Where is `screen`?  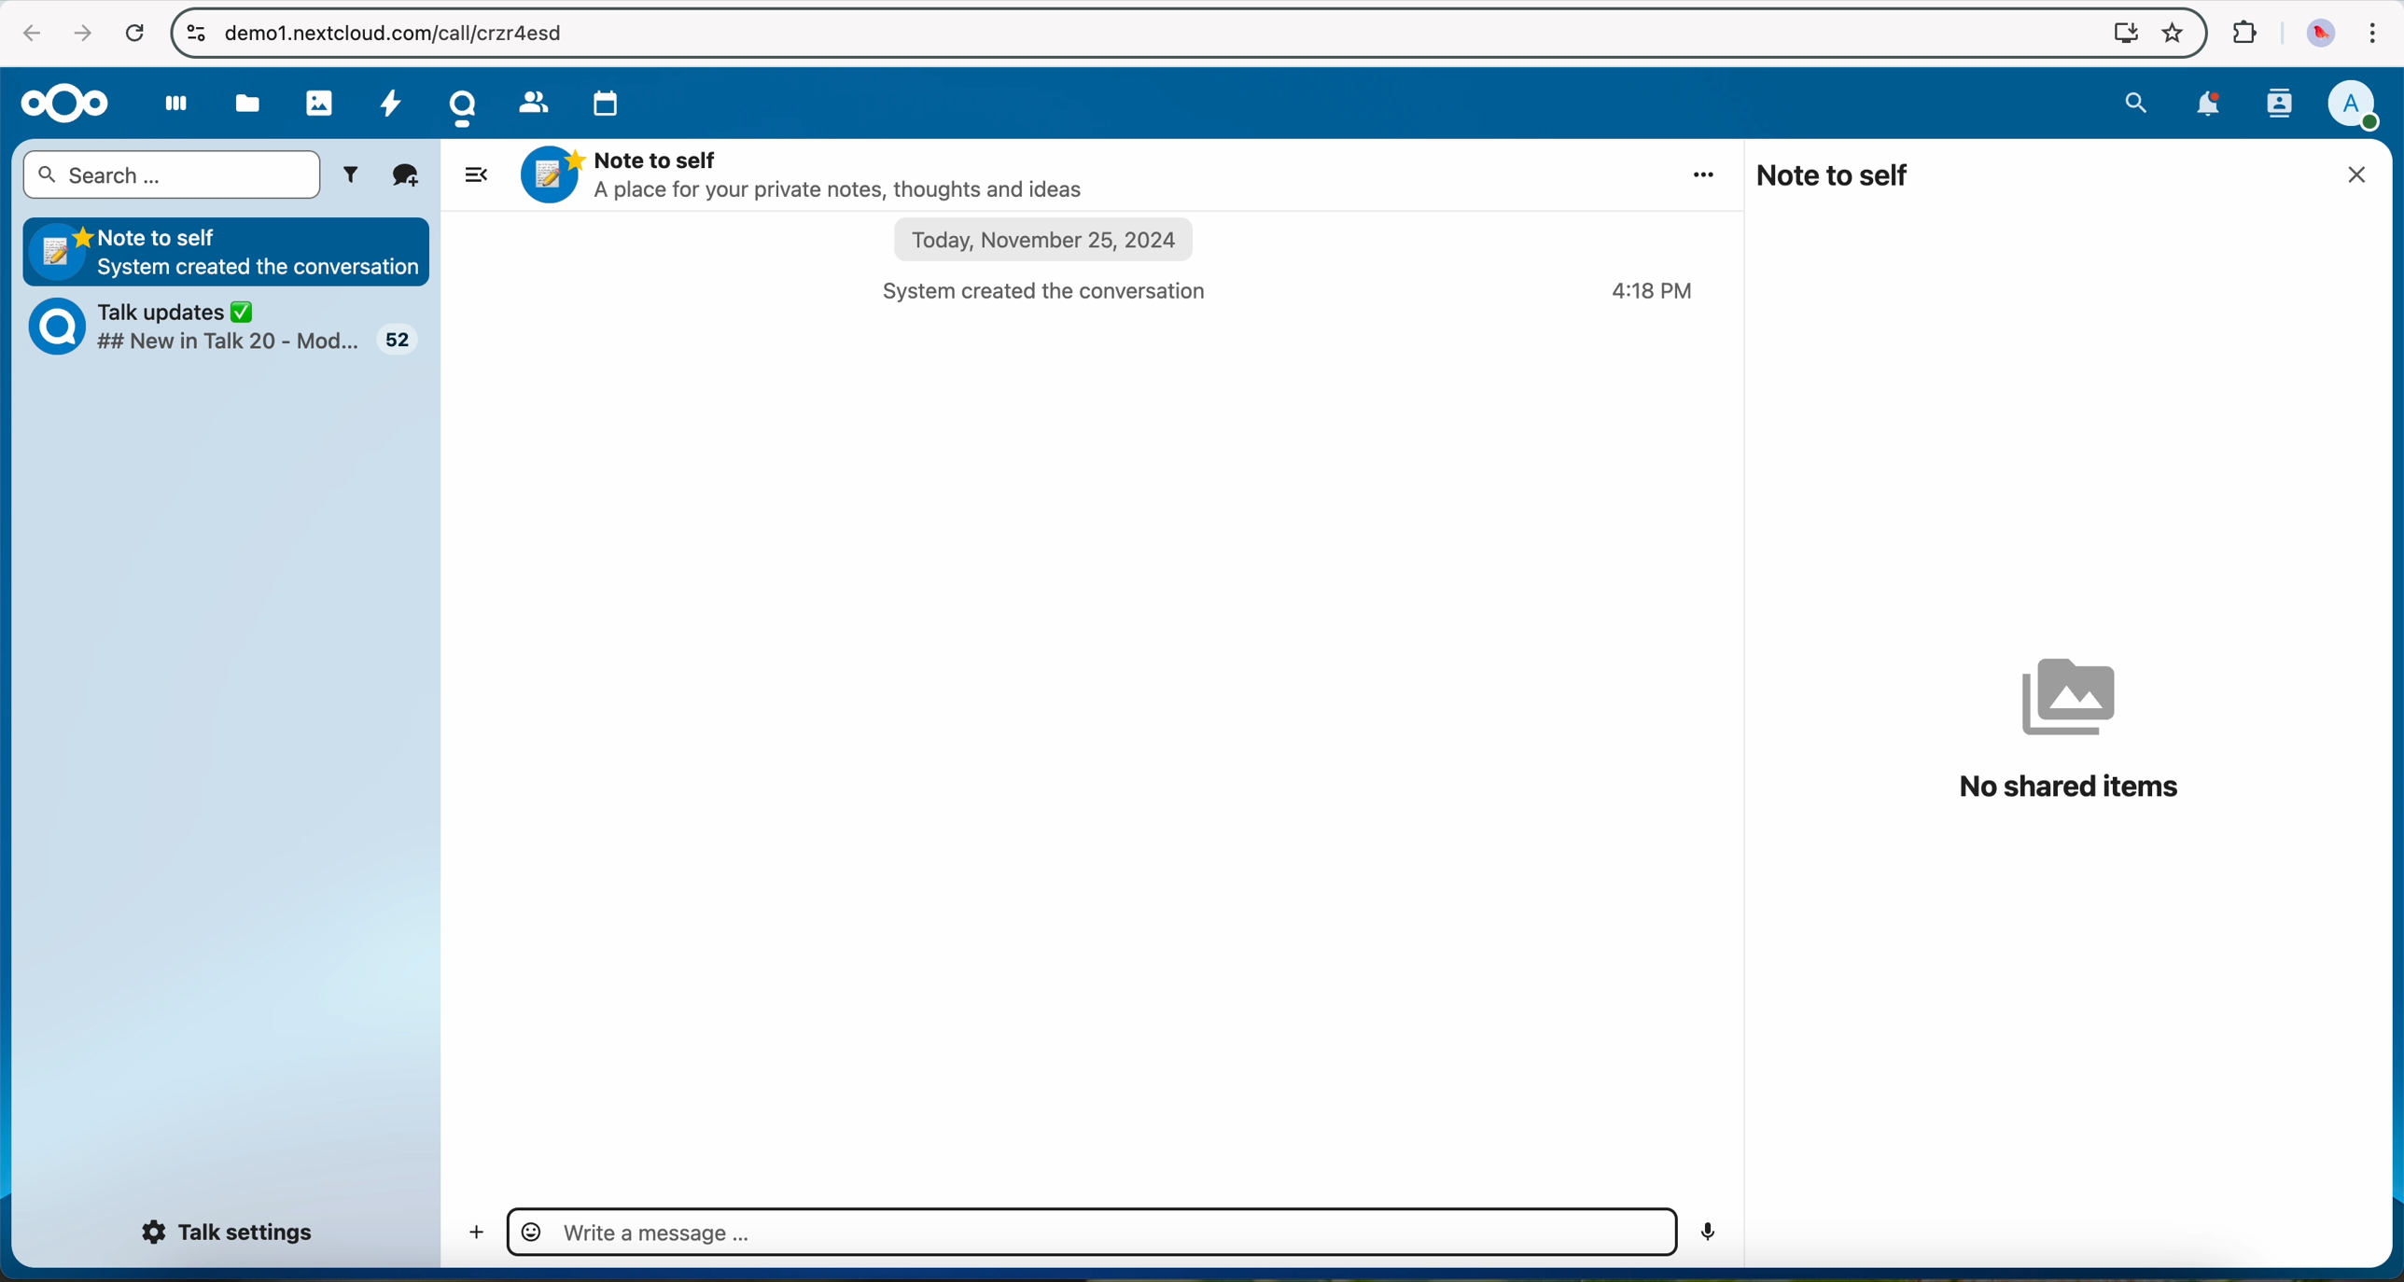 screen is located at coordinates (2118, 34).